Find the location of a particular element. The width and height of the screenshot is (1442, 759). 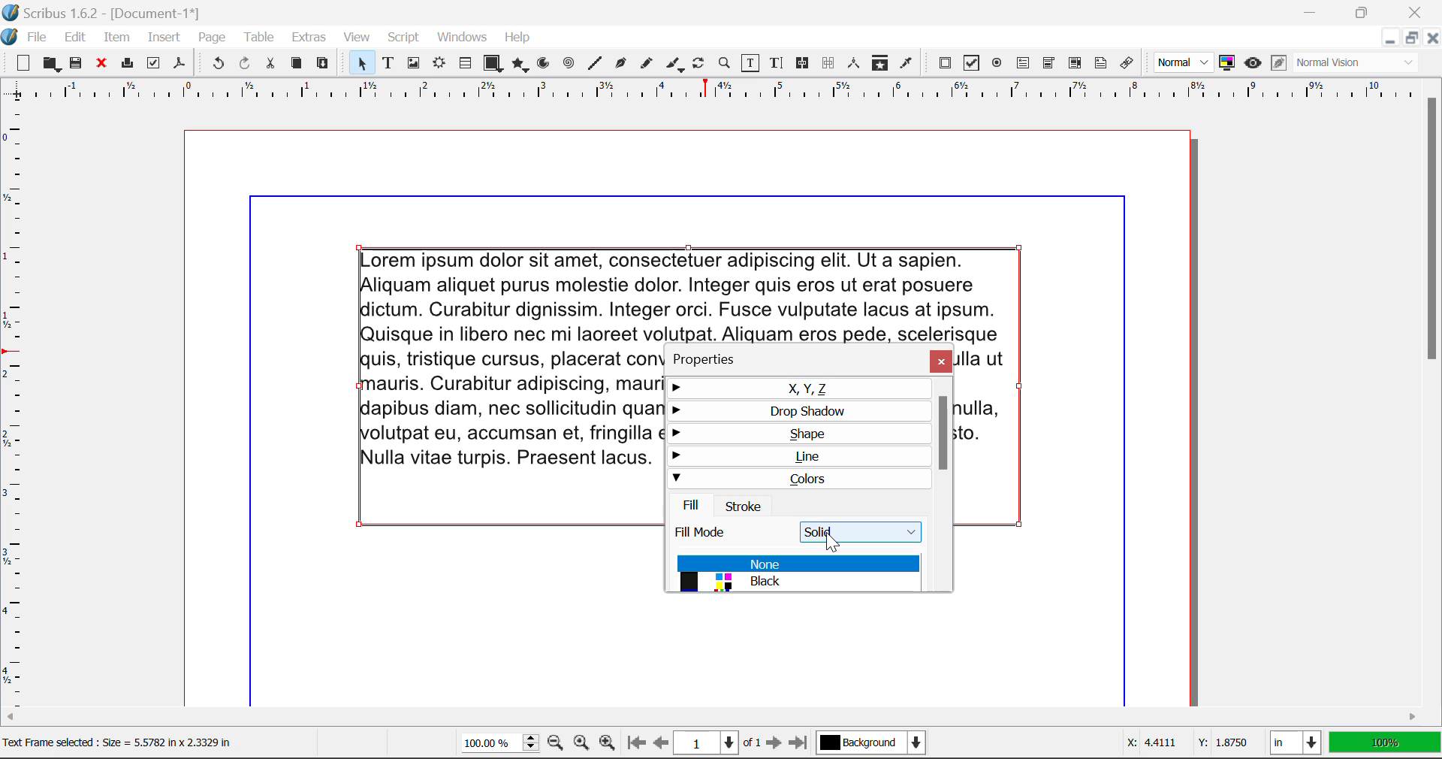

Edit is located at coordinates (75, 38).